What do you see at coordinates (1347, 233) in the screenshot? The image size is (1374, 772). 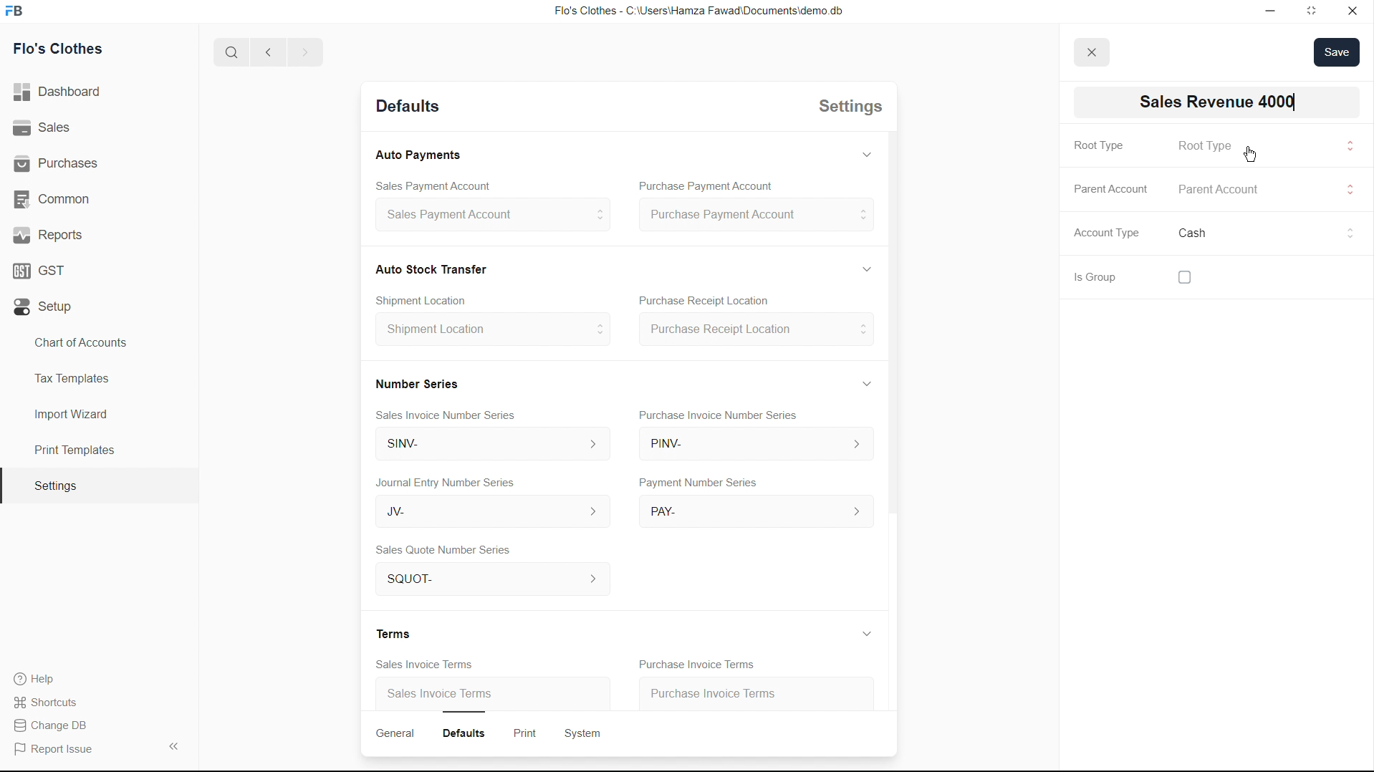 I see `` at bounding box center [1347, 233].